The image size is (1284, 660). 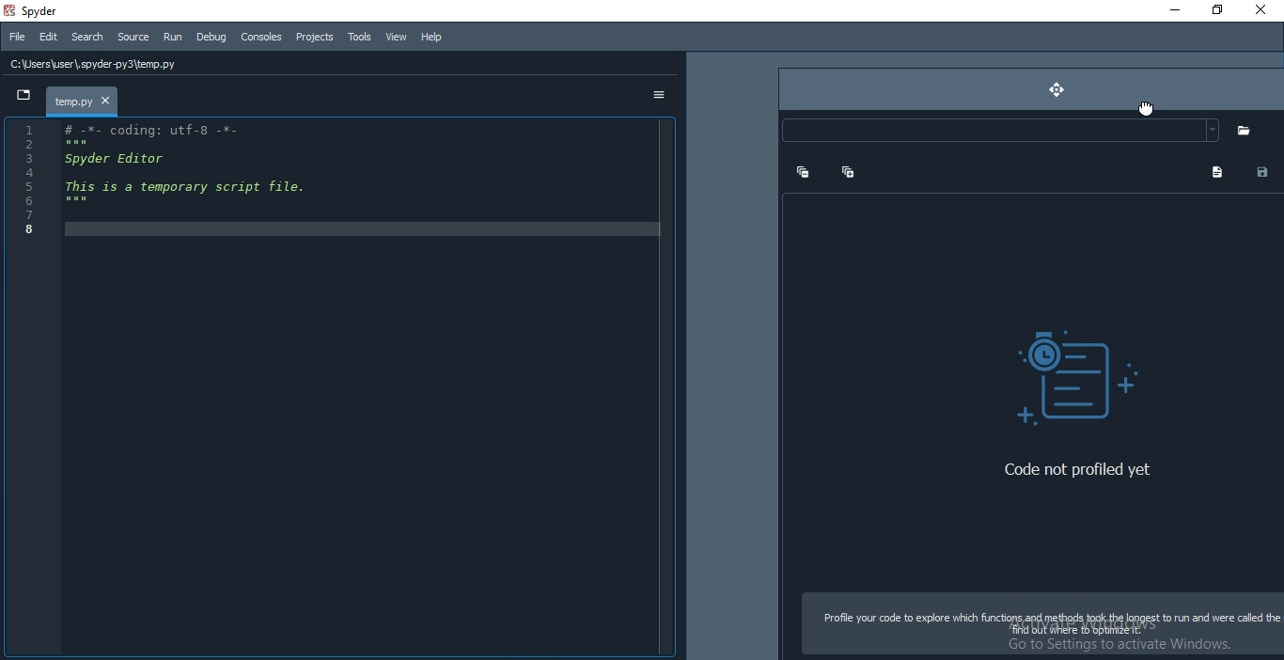 What do you see at coordinates (1245, 132) in the screenshot?
I see `folders` at bounding box center [1245, 132].